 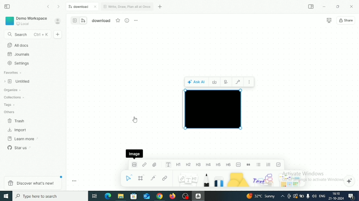 What do you see at coordinates (208, 165) in the screenshot?
I see `Heading  4` at bounding box center [208, 165].